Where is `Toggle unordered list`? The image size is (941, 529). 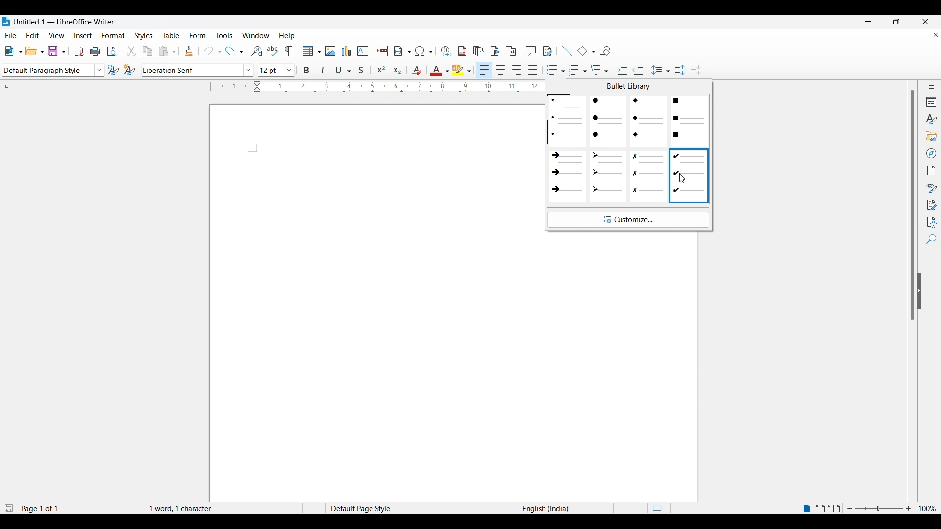 Toggle unordered list is located at coordinates (553, 68).